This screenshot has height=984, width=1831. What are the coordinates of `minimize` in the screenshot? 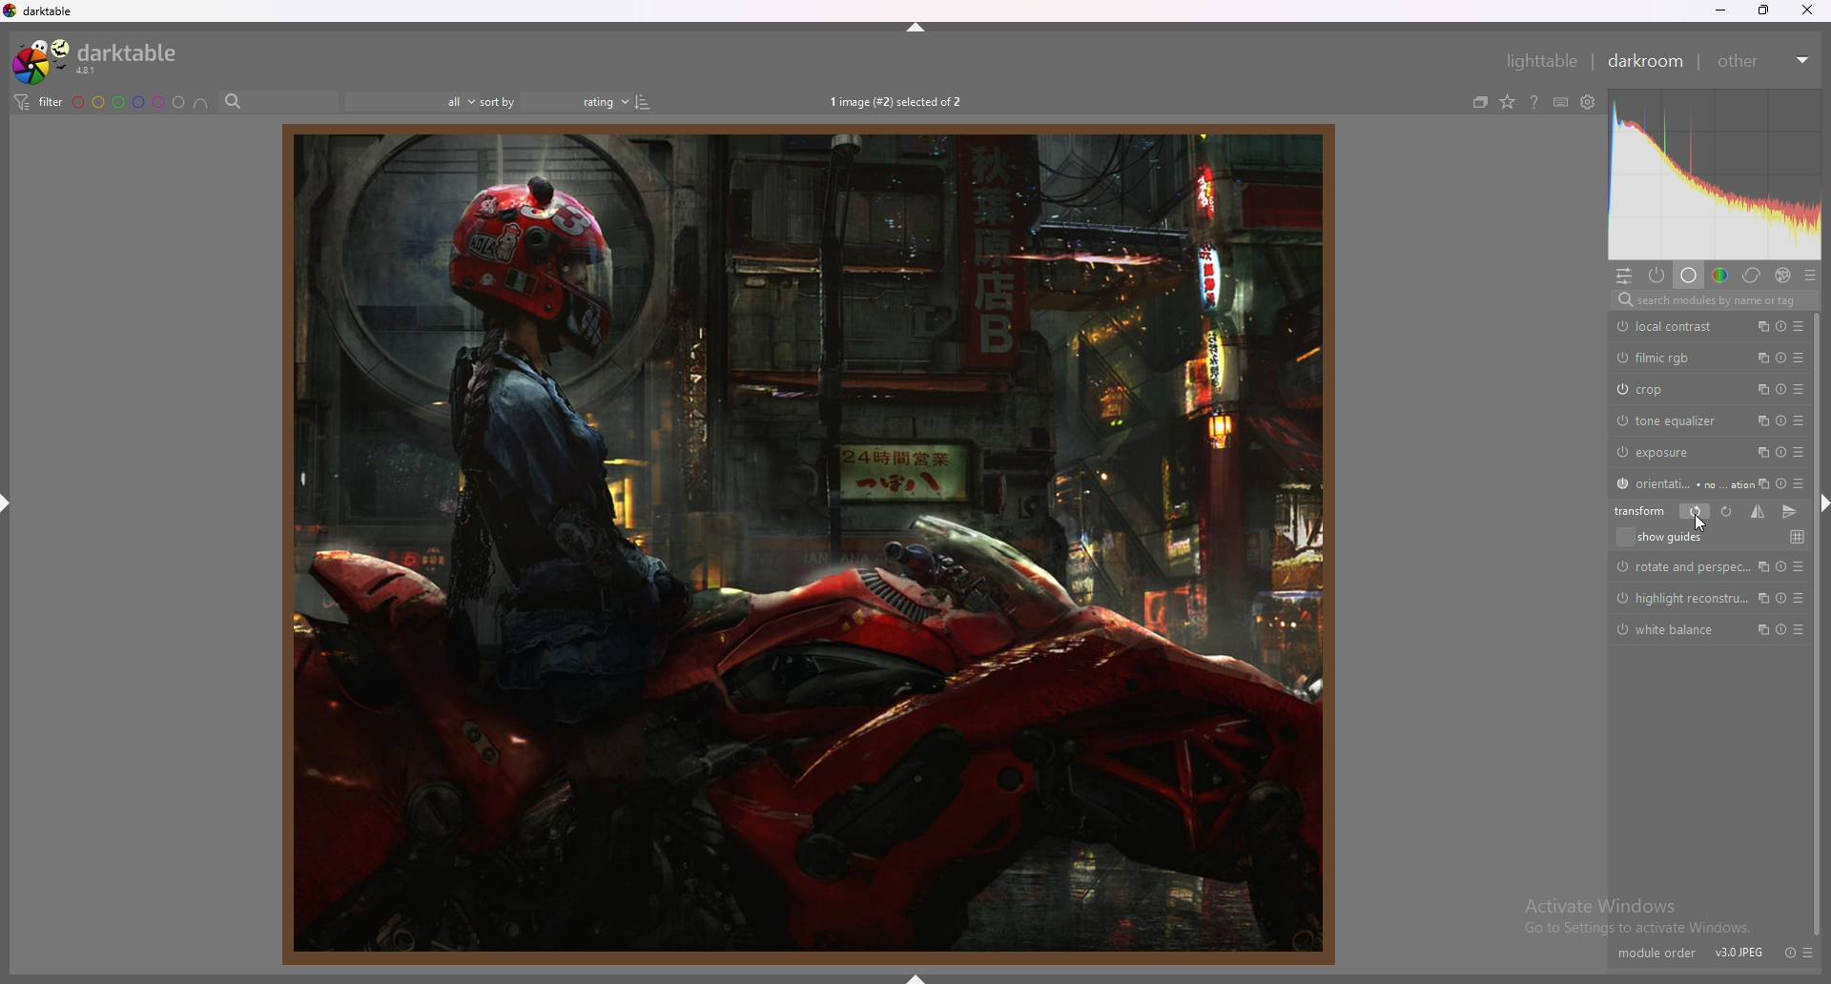 It's located at (1723, 10).